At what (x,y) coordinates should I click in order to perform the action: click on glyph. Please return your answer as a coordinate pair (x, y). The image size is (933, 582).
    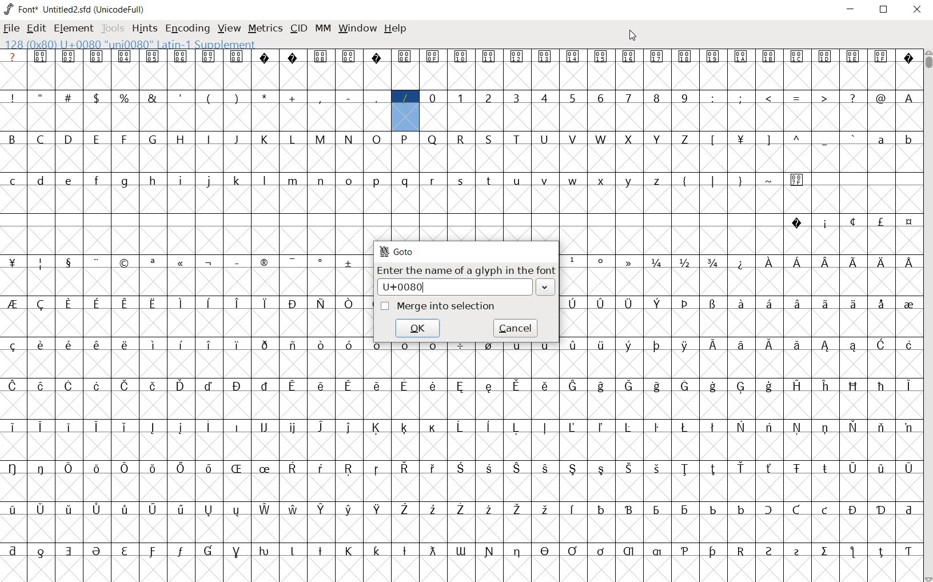
    Looking at the image, I should click on (880, 140).